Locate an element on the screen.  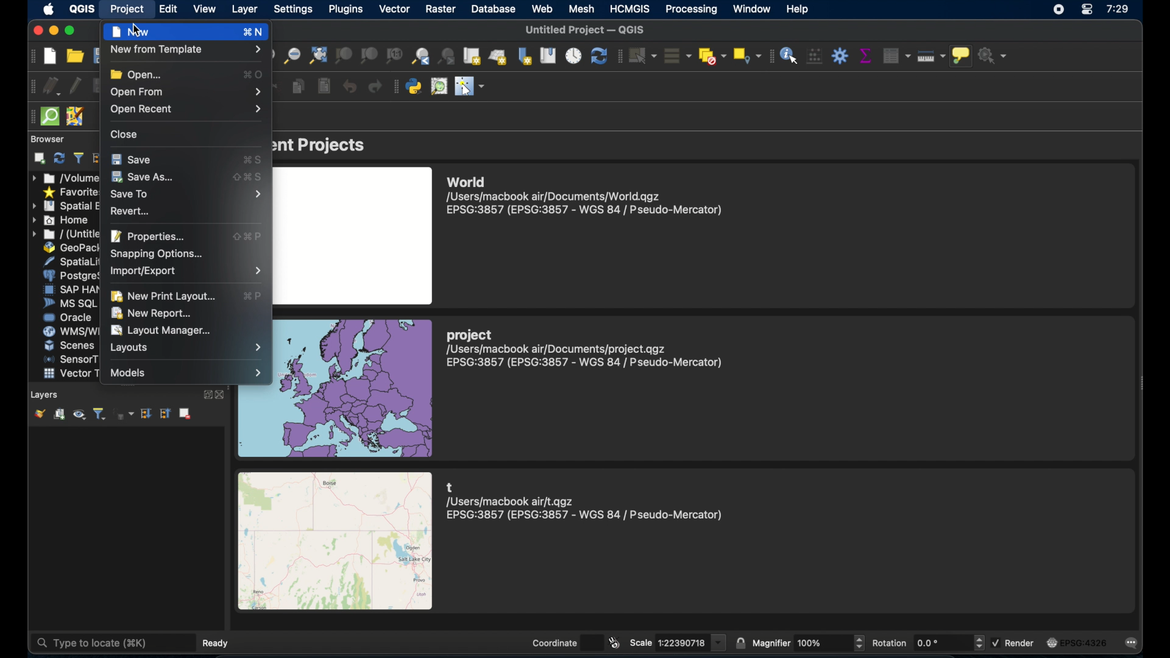
refresh is located at coordinates (58, 158).